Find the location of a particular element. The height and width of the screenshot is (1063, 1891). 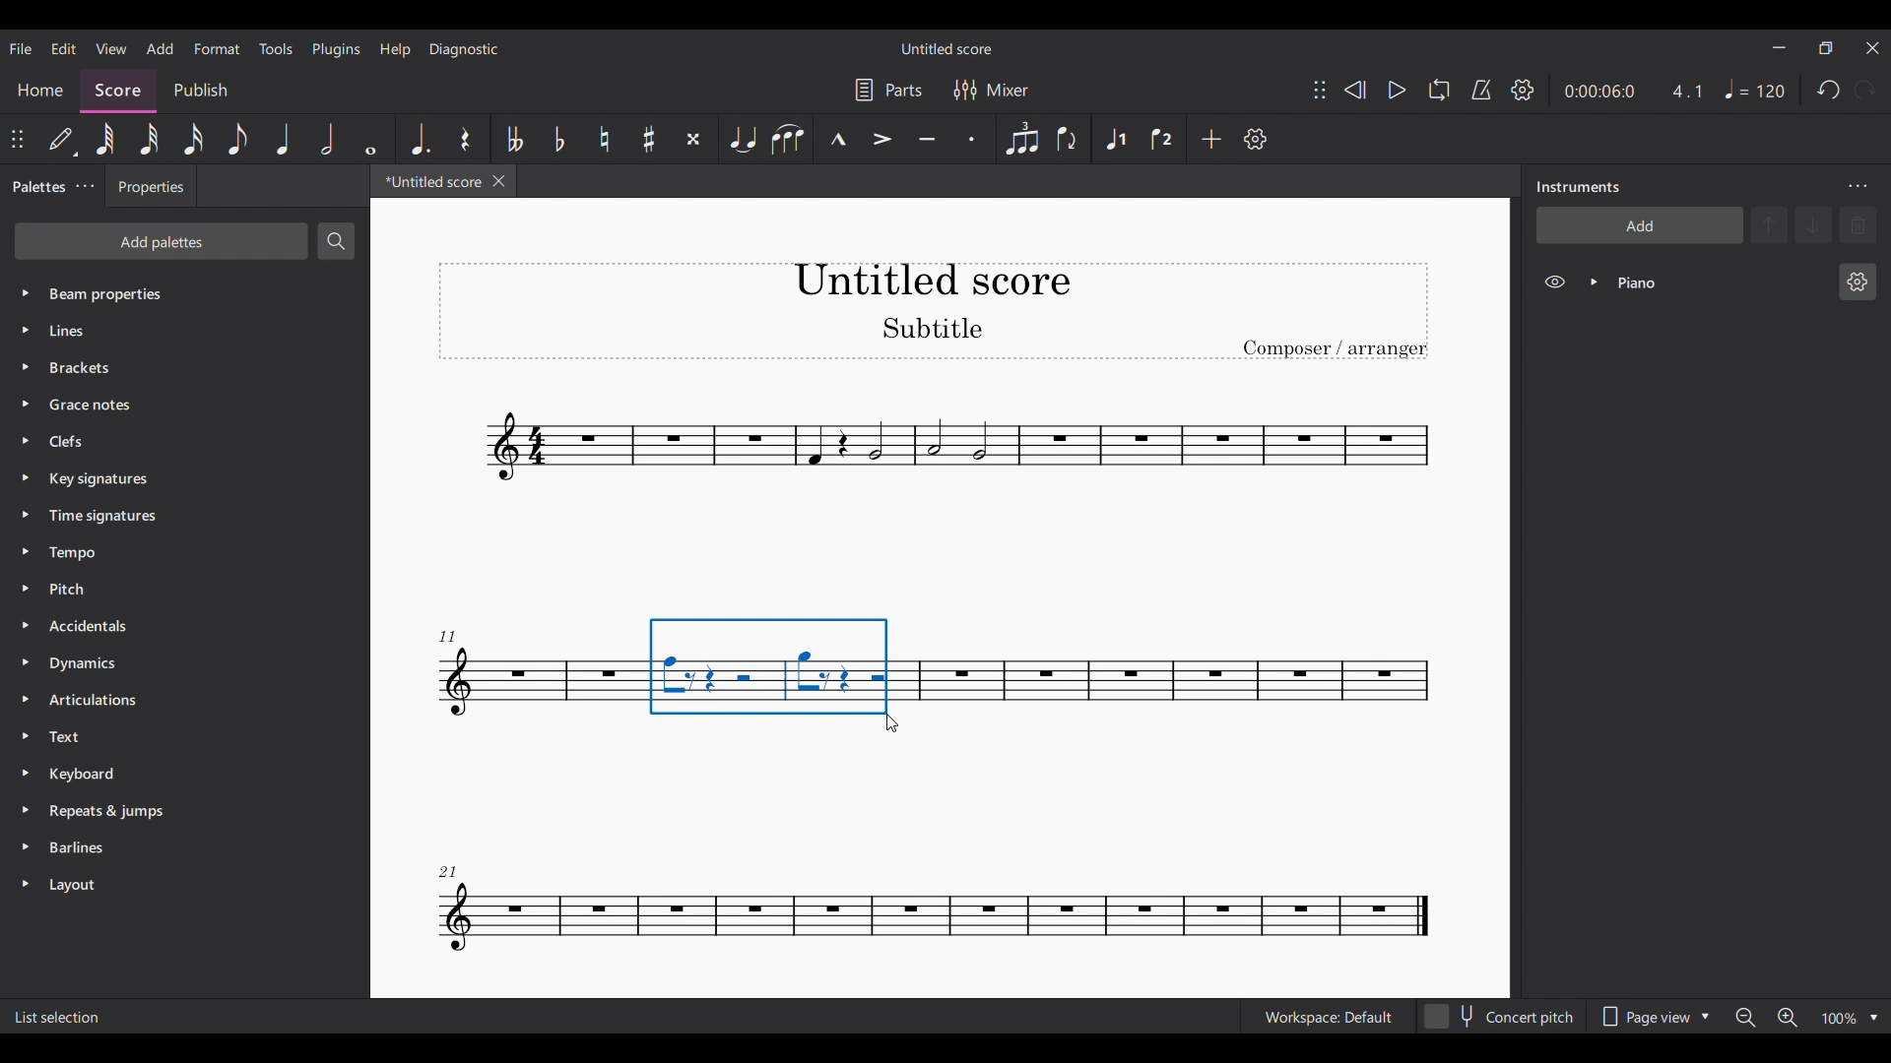

Zoom in is located at coordinates (1788, 1018).